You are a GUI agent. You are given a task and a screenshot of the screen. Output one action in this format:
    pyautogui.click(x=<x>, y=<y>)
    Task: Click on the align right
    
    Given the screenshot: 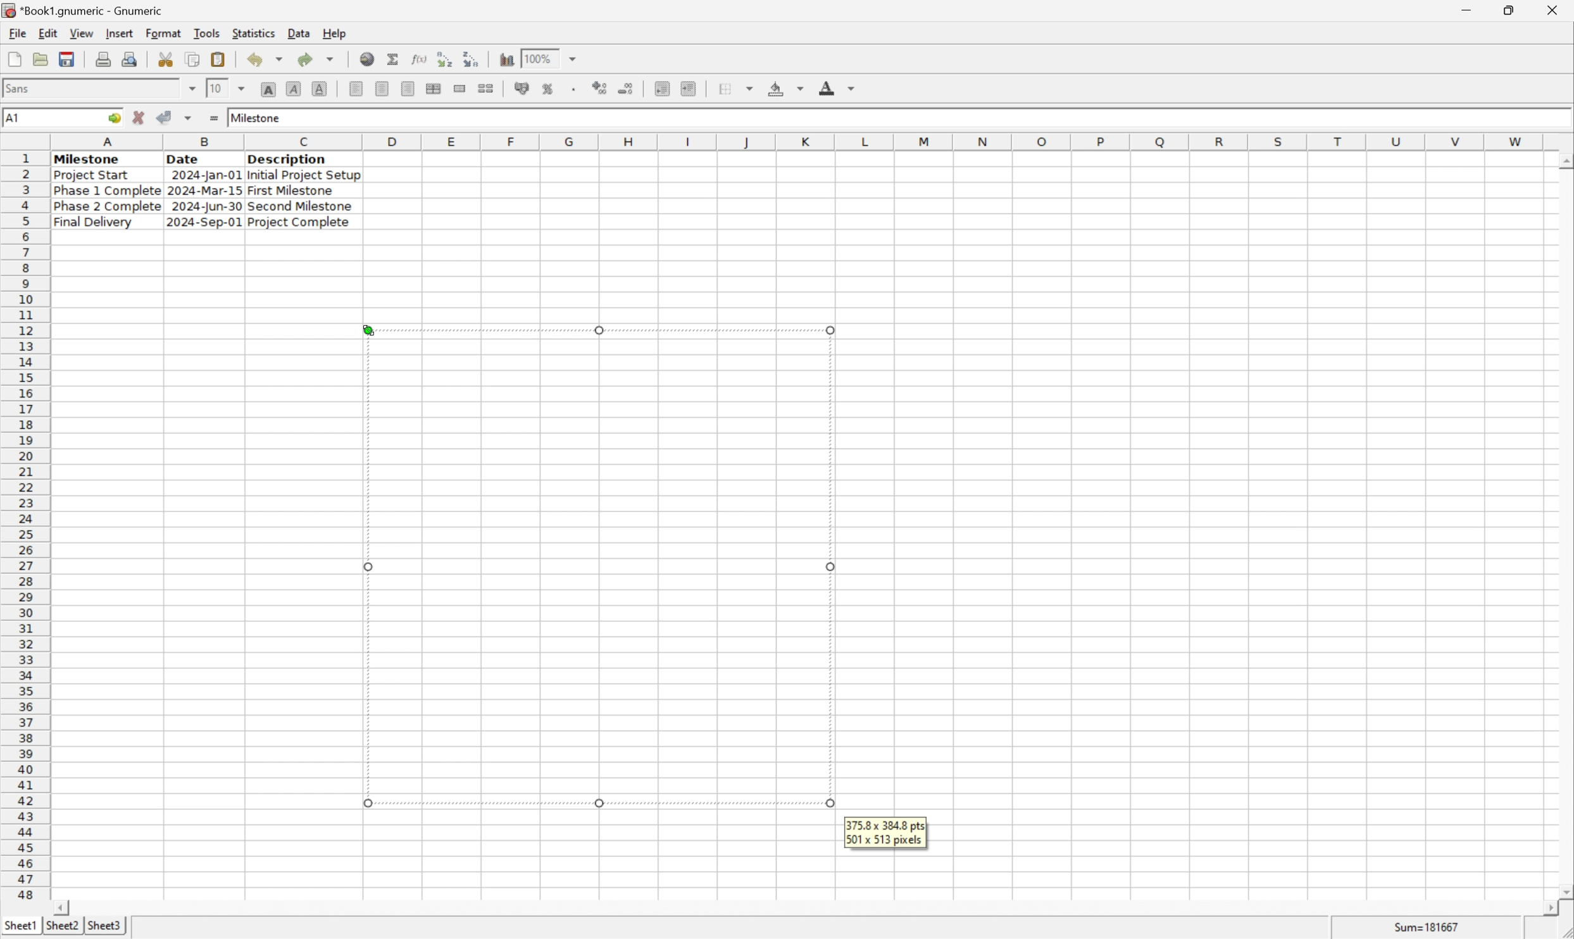 What is the action you would take?
    pyautogui.click(x=406, y=90)
    